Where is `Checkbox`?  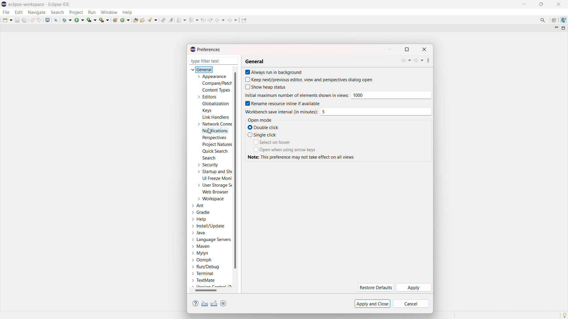 Checkbox is located at coordinates (246, 103).